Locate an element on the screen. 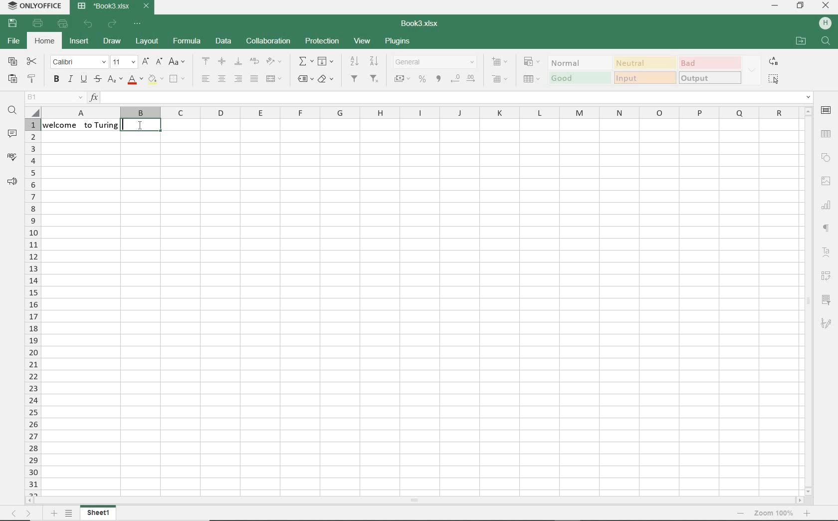 The width and height of the screenshot is (838, 521). quick print is located at coordinates (63, 24).